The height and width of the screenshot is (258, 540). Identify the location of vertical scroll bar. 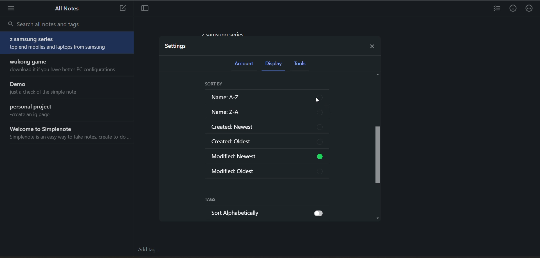
(379, 155).